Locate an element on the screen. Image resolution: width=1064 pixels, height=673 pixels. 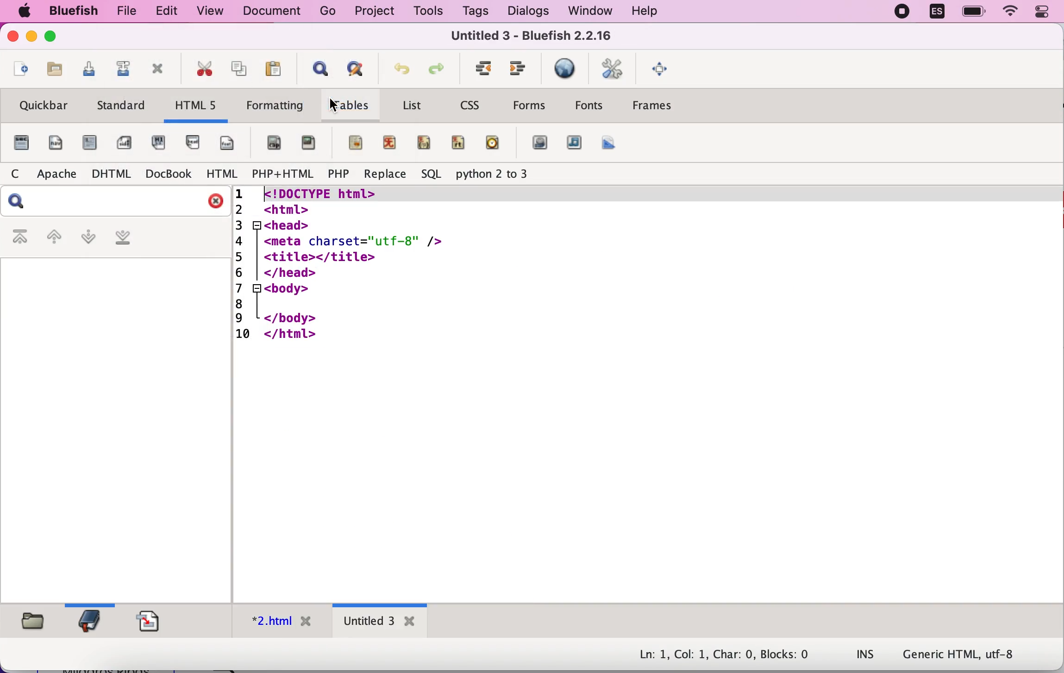
fullscreen is located at coordinates (662, 68).